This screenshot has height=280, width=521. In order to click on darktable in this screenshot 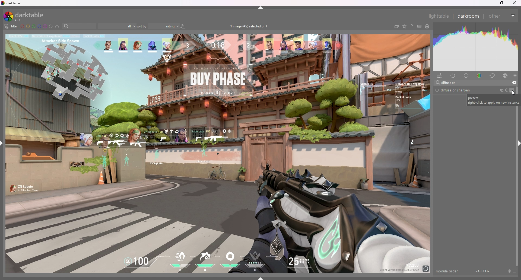, I will do `click(12, 3)`.